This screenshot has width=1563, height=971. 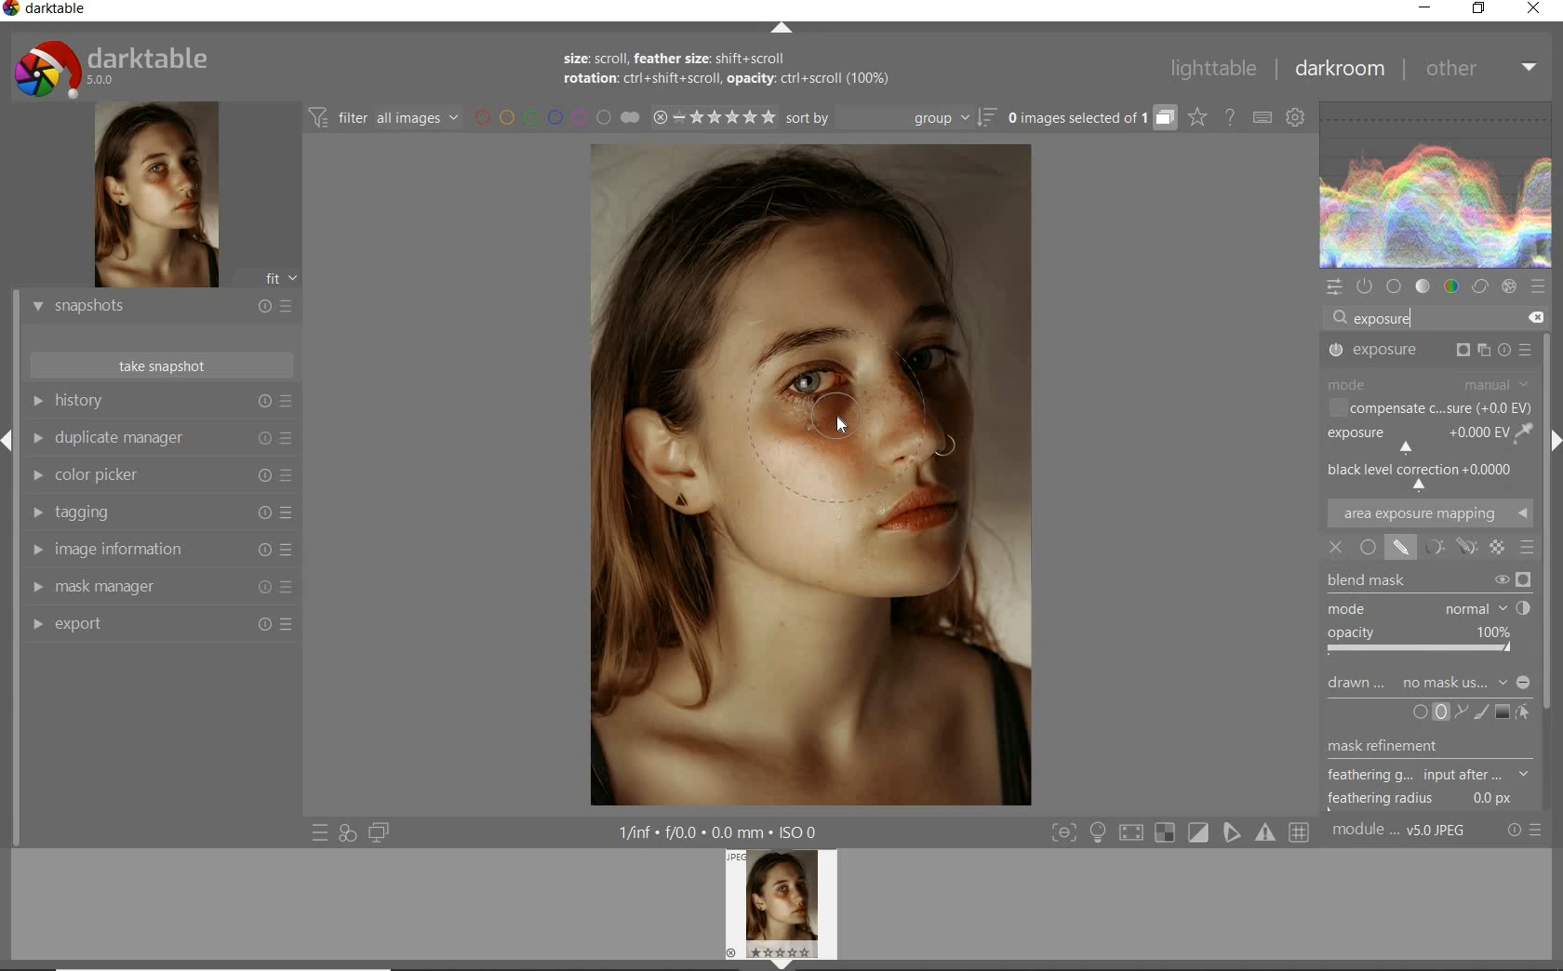 What do you see at coordinates (1421, 641) in the screenshot?
I see `OPACITY` at bounding box center [1421, 641].